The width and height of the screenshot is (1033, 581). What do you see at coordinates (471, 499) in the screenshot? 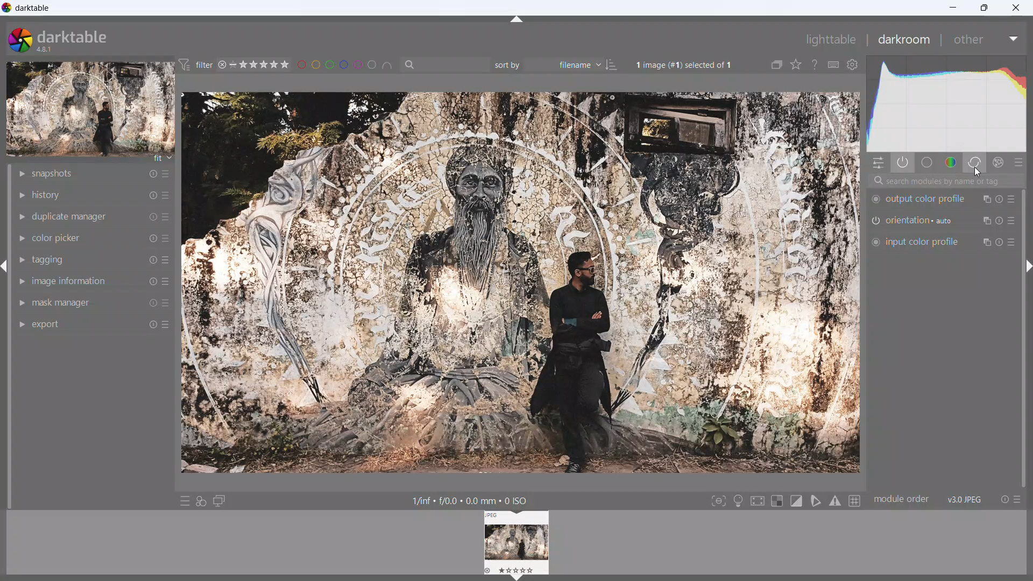
I see `1/inf + /0.0 + 0.0 mm + 0 ISO` at bounding box center [471, 499].